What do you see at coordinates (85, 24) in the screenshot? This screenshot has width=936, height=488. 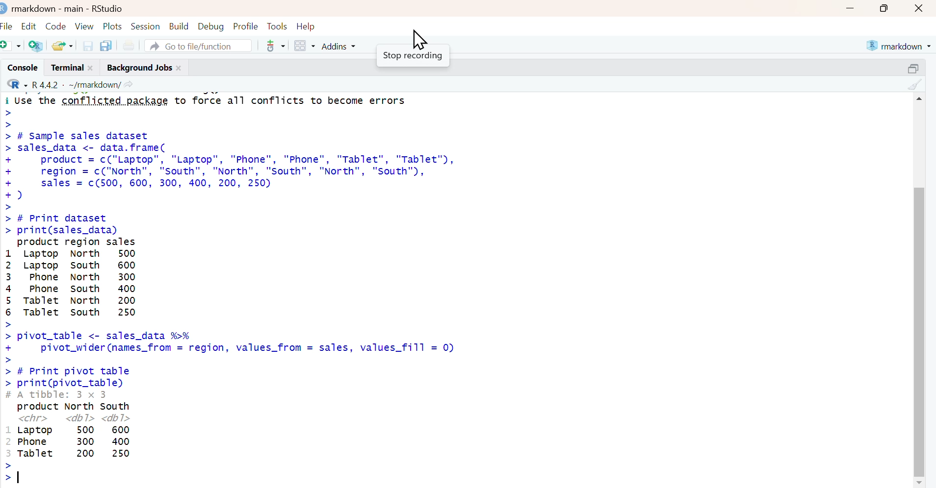 I see `View` at bounding box center [85, 24].